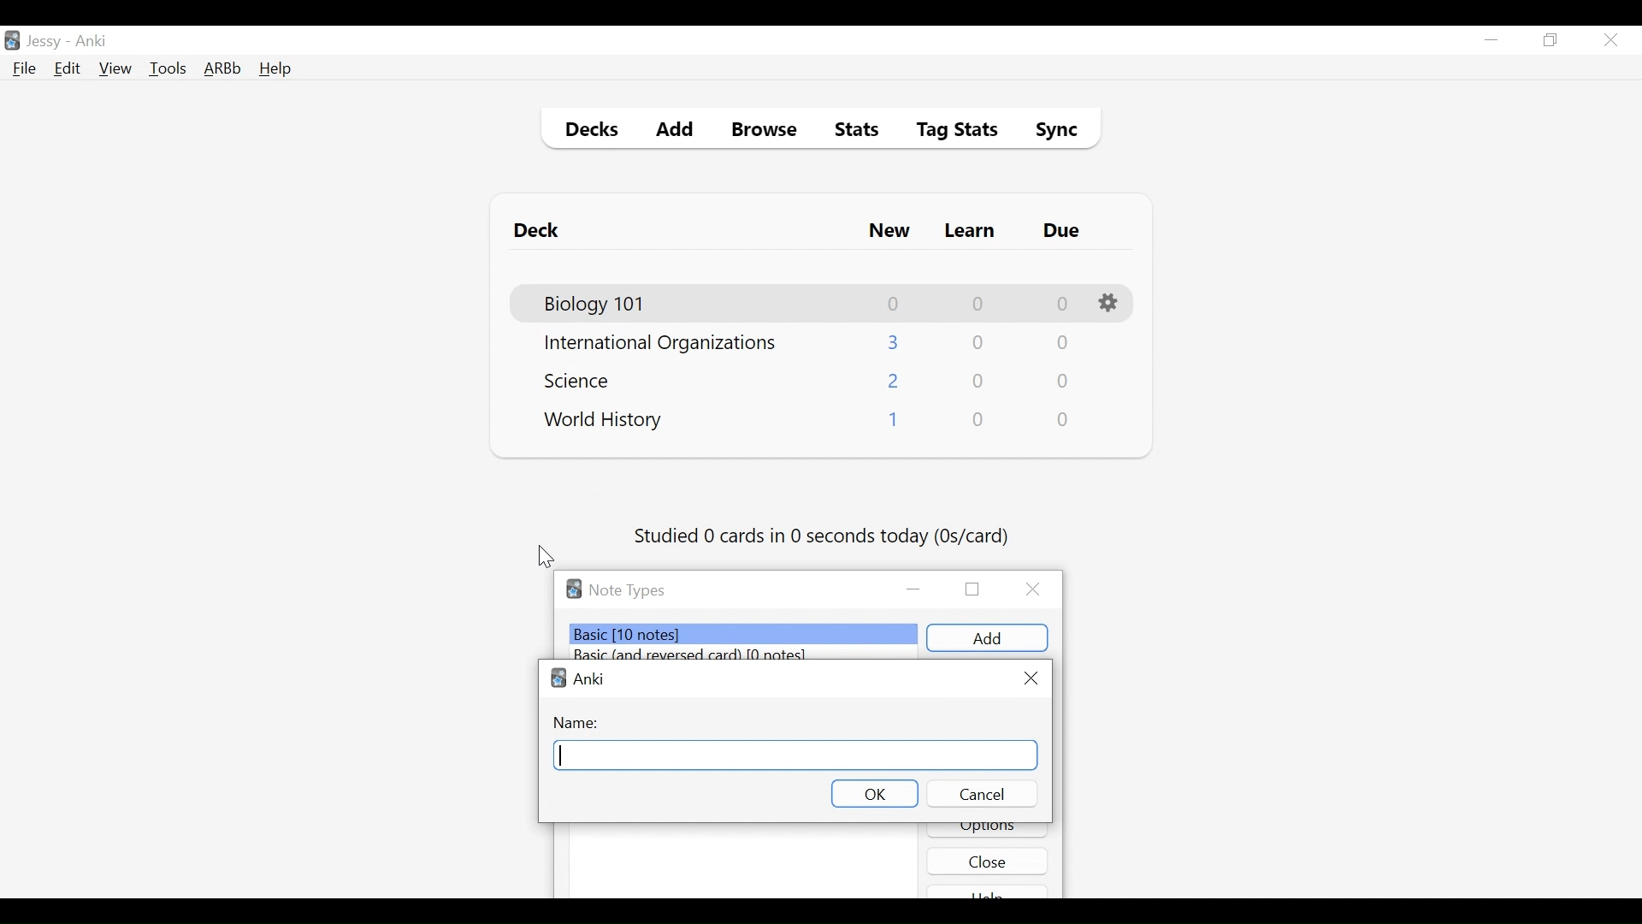 The height and width of the screenshot is (924, 1642). Describe the element at coordinates (168, 68) in the screenshot. I see `Tools` at that location.